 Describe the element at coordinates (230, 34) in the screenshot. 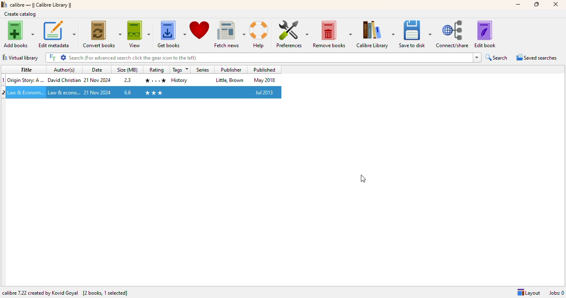

I see `fetch news` at that location.